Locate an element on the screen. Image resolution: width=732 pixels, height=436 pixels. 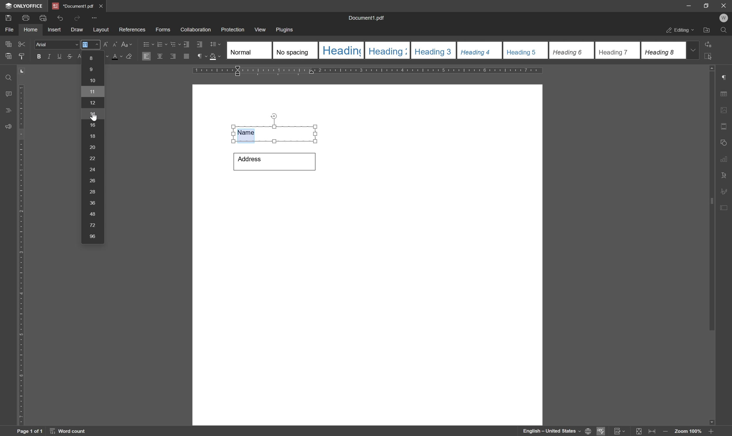
editing is located at coordinates (679, 31).